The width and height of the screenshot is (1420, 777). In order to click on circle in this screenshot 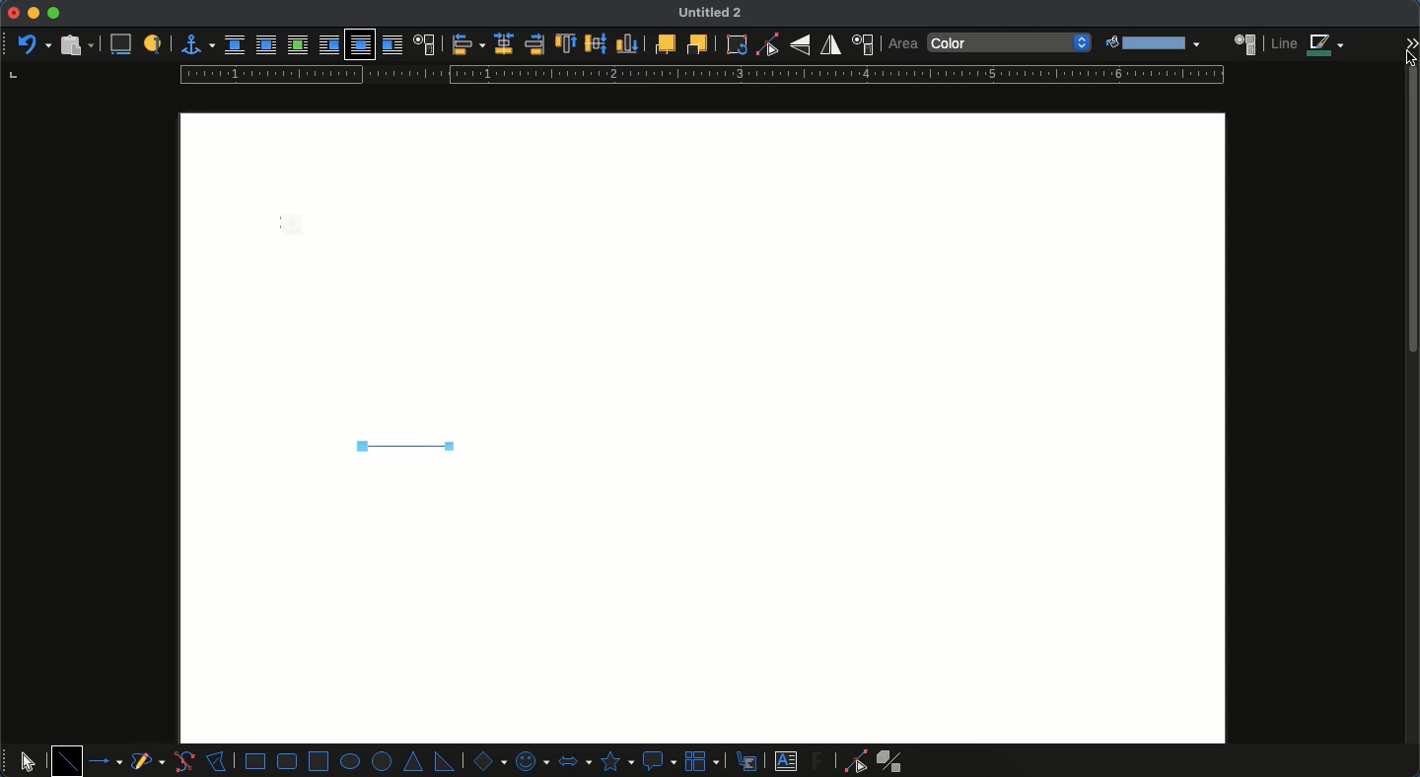, I will do `click(384, 762)`.